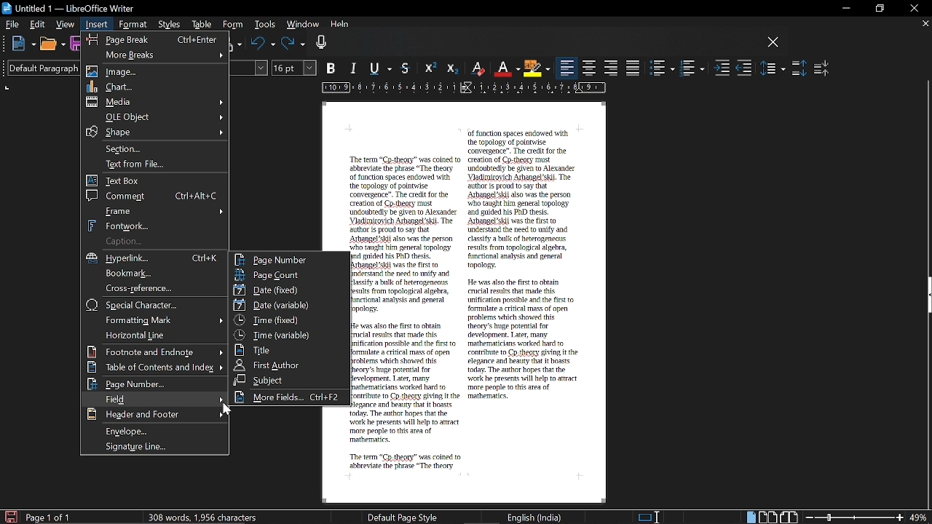 This screenshot has width=932, height=524. What do you see at coordinates (156, 86) in the screenshot?
I see `Chart` at bounding box center [156, 86].